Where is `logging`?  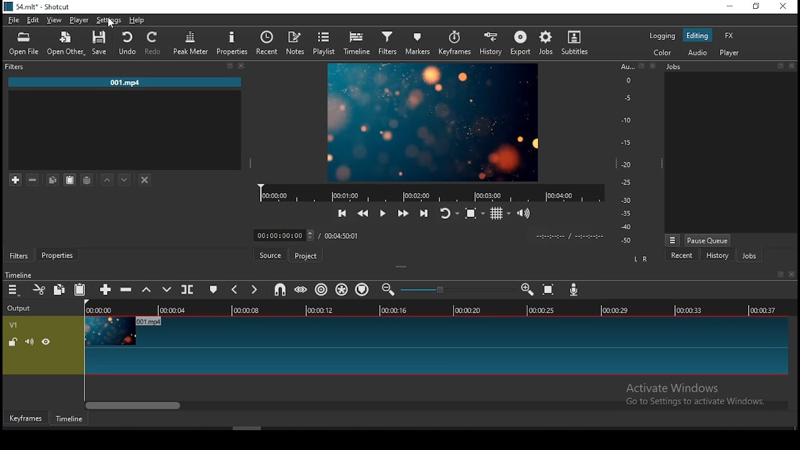 logging is located at coordinates (662, 35).